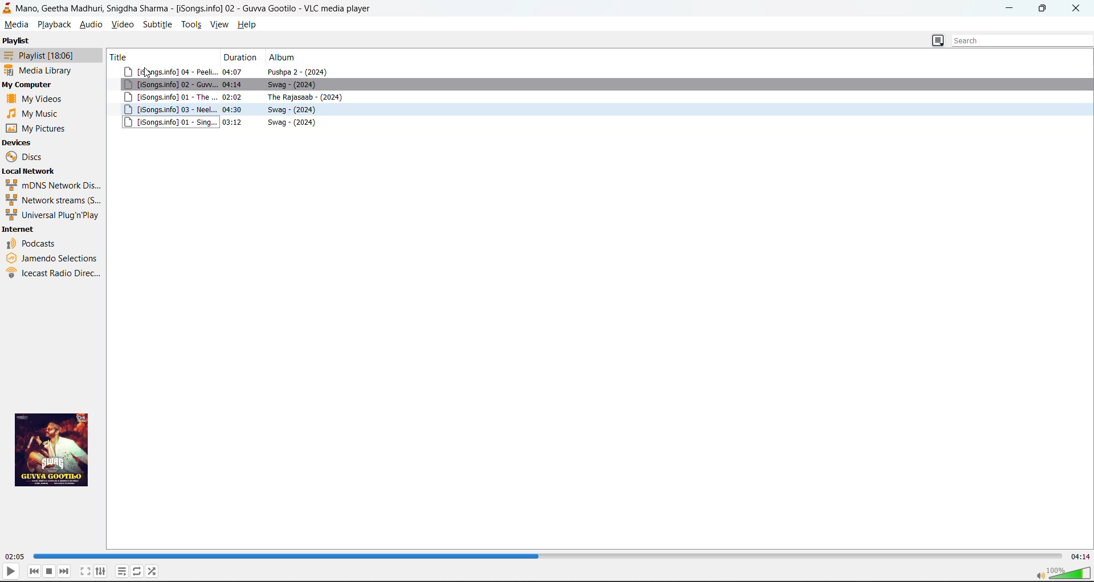 This screenshot has height=582, width=1094. Describe the element at coordinates (153, 571) in the screenshot. I see `random` at that location.